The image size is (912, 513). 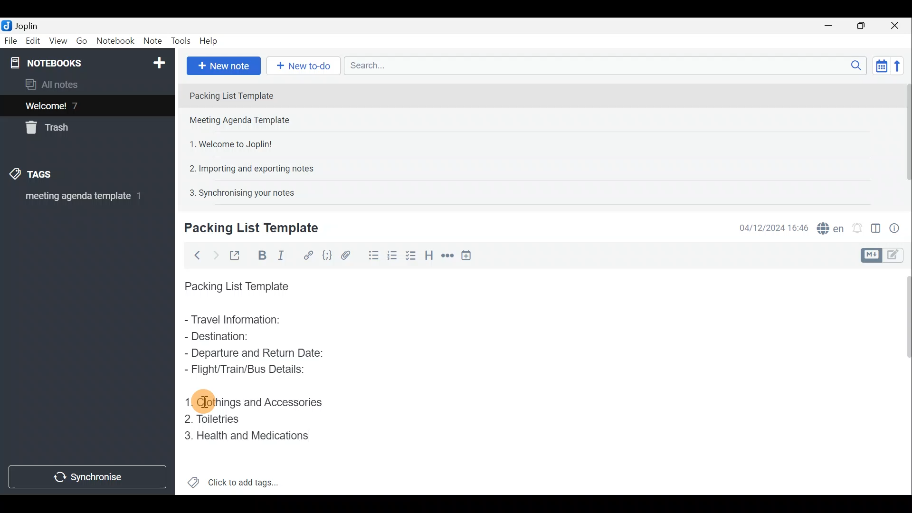 What do you see at coordinates (246, 434) in the screenshot?
I see `Health and Medications` at bounding box center [246, 434].